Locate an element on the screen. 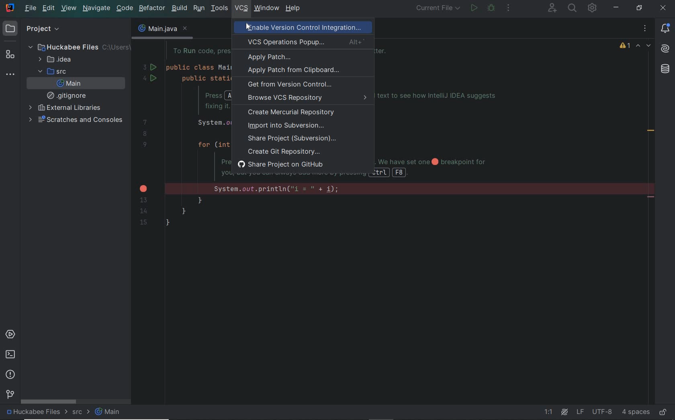 This screenshot has height=420, width=675. IDE AND PROJECT SETTINGS is located at coordinates (593, 8).